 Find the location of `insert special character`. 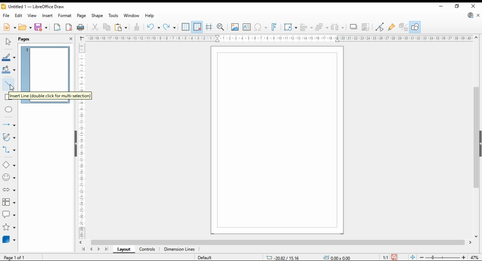

insert special character is located at coordinates (260, 27).